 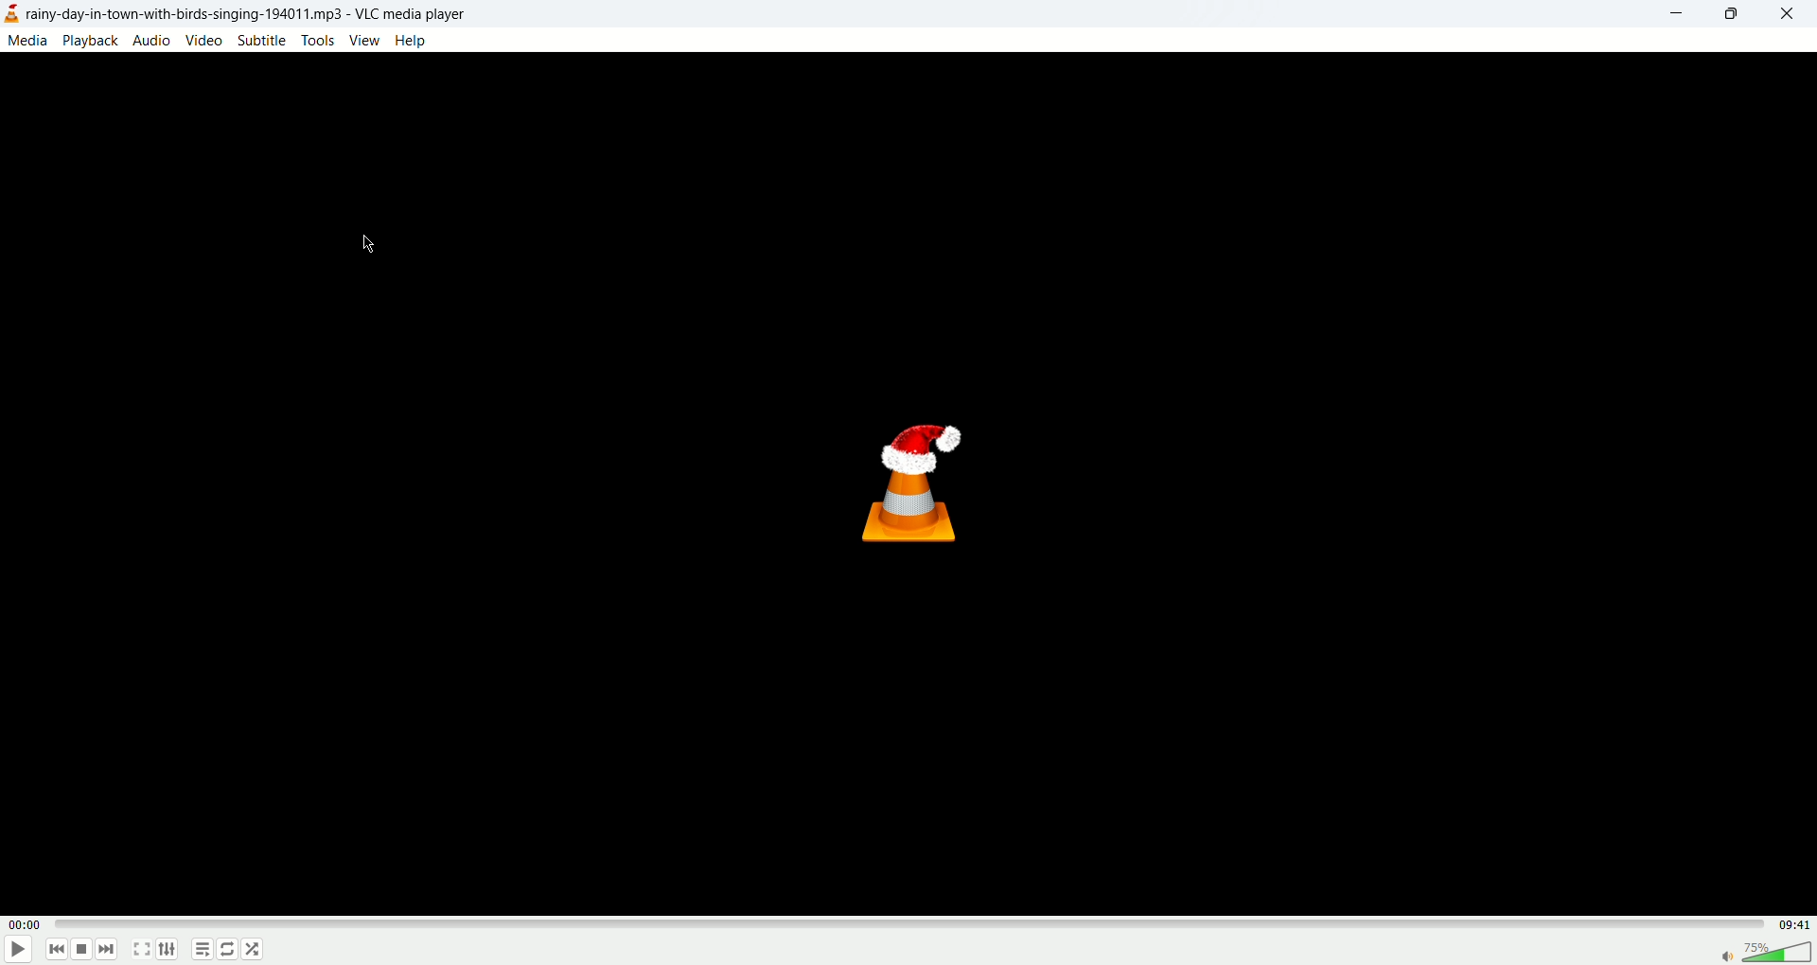 I want to click on audio, so click(x=156, y=42).